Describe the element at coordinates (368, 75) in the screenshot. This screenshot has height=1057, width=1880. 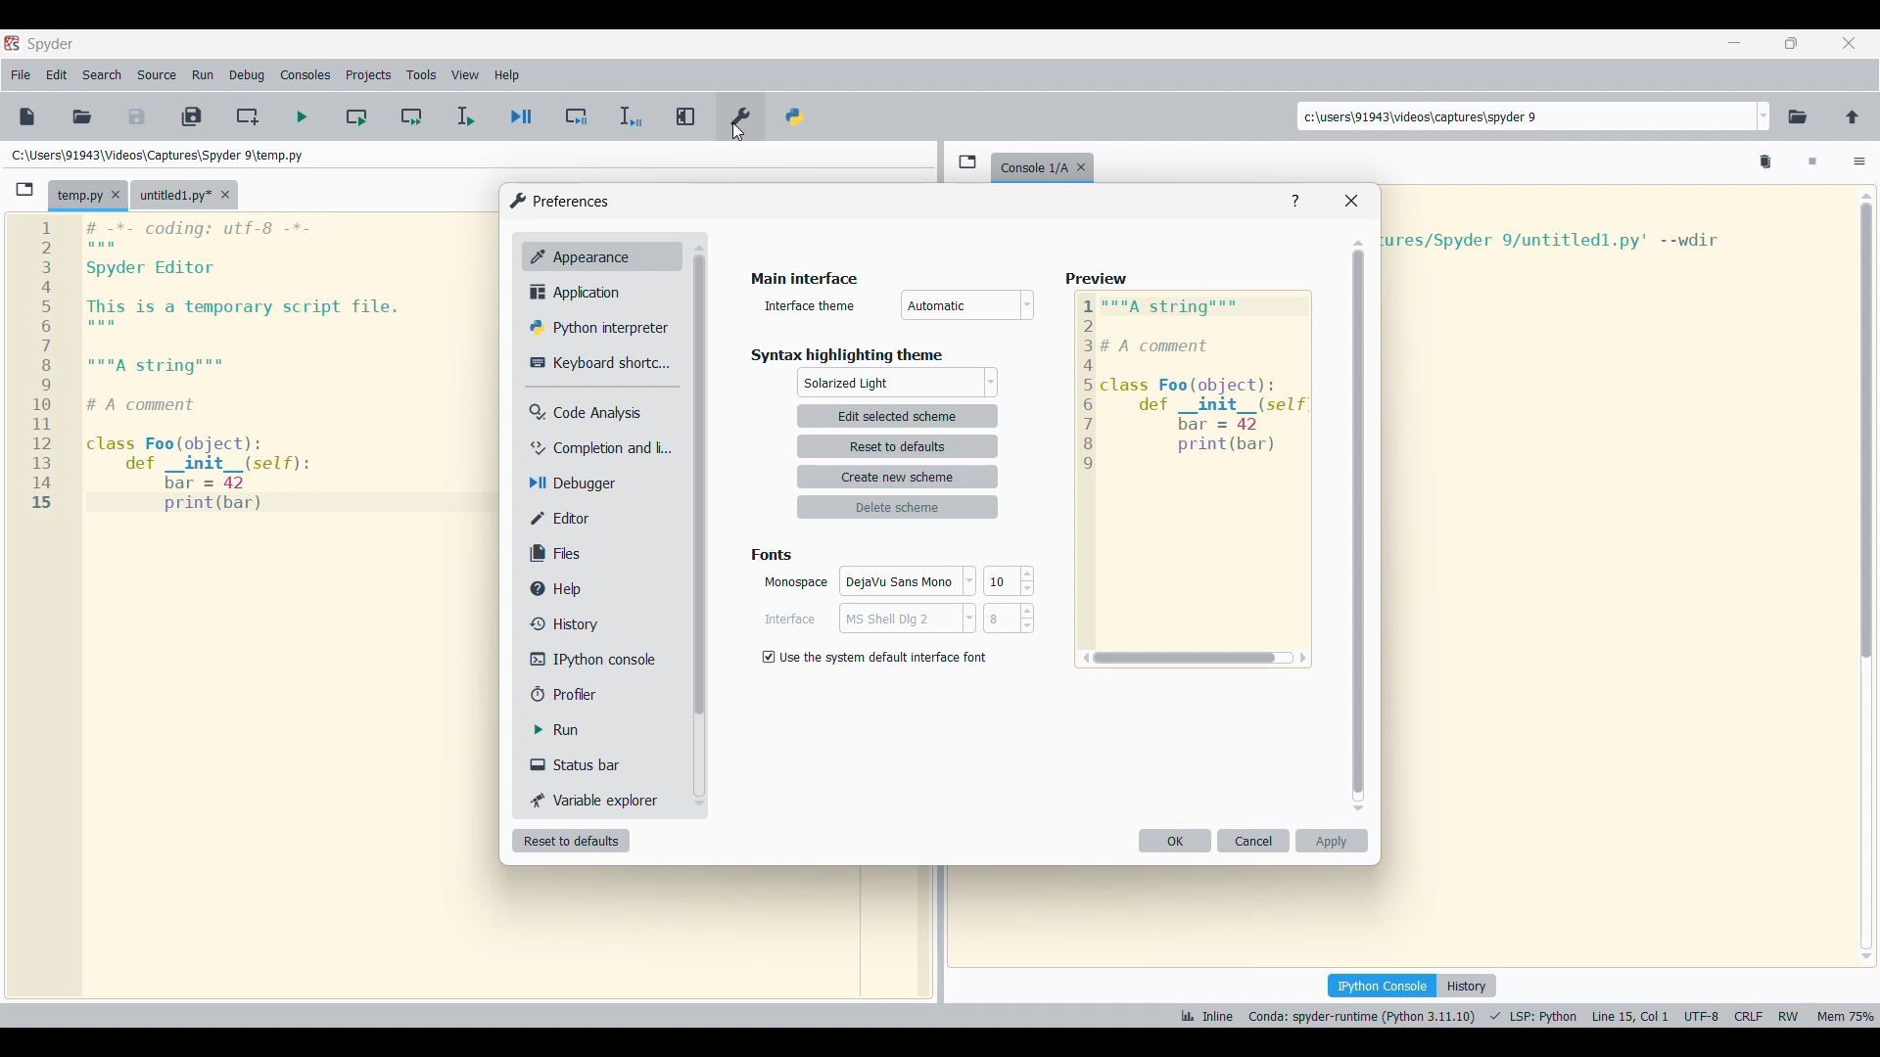
I see `Projects menu` at that location.